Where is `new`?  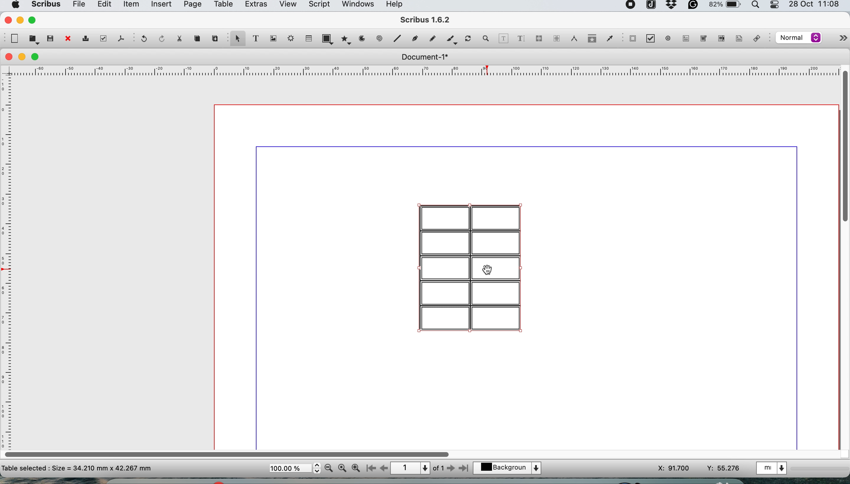
new is located at coordinates (14, 39).